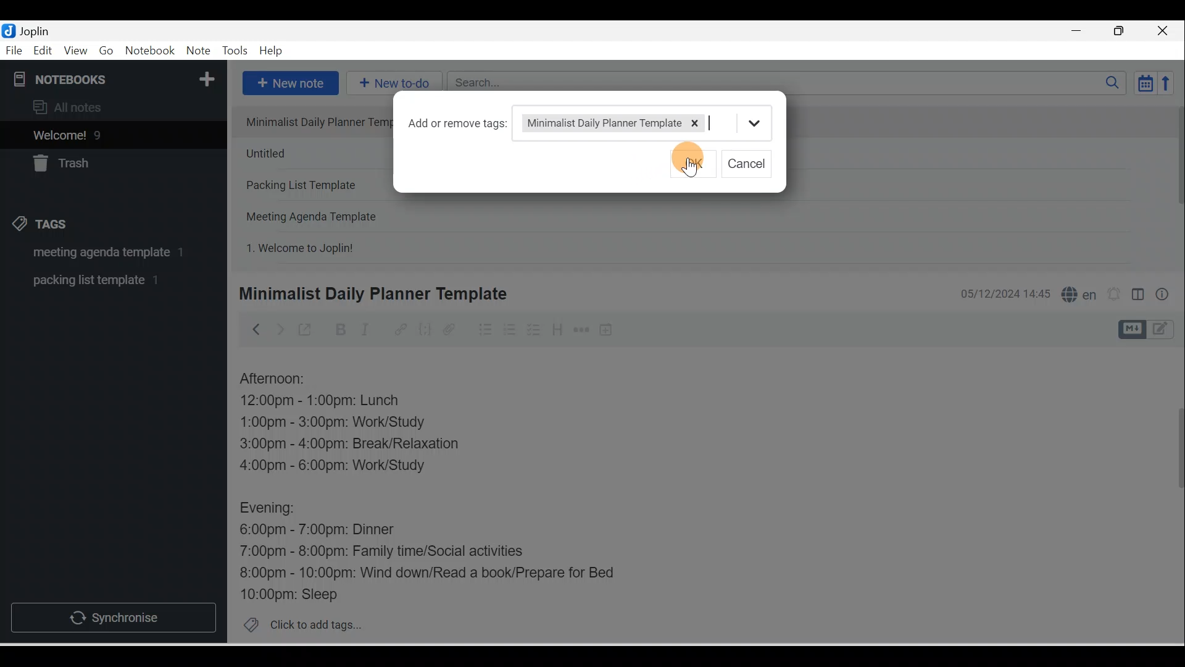 Image resolution: width=1185 pixels, height=667 pixels. Describe the element at coordinates (510, 329) in the screenshot. I see `Numbered list` at that location.